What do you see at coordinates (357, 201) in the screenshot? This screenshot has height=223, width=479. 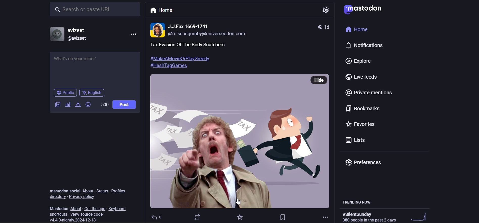 I see `trending now` at bounding box center [357, 201].